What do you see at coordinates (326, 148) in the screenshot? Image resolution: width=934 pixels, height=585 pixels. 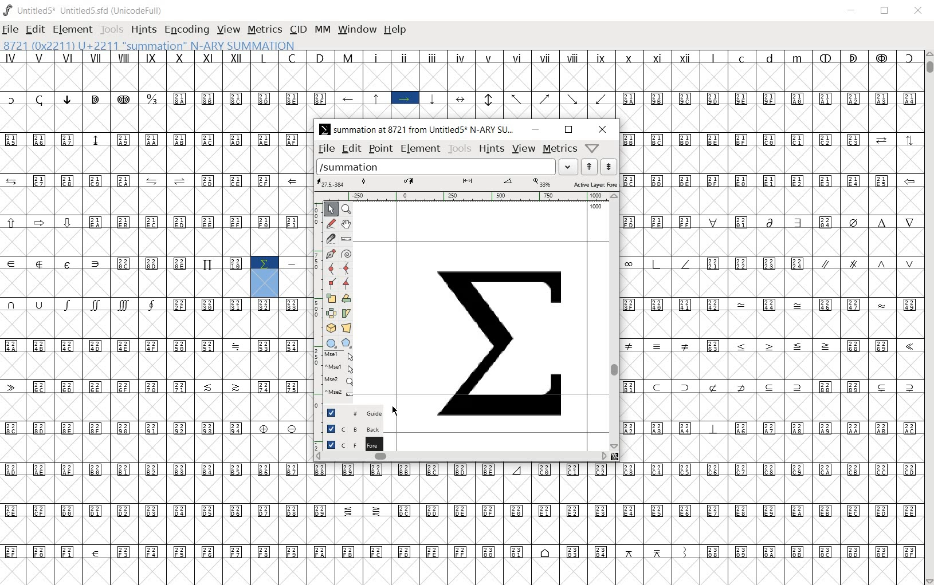 I see `file` at bounding box center [326, 148].